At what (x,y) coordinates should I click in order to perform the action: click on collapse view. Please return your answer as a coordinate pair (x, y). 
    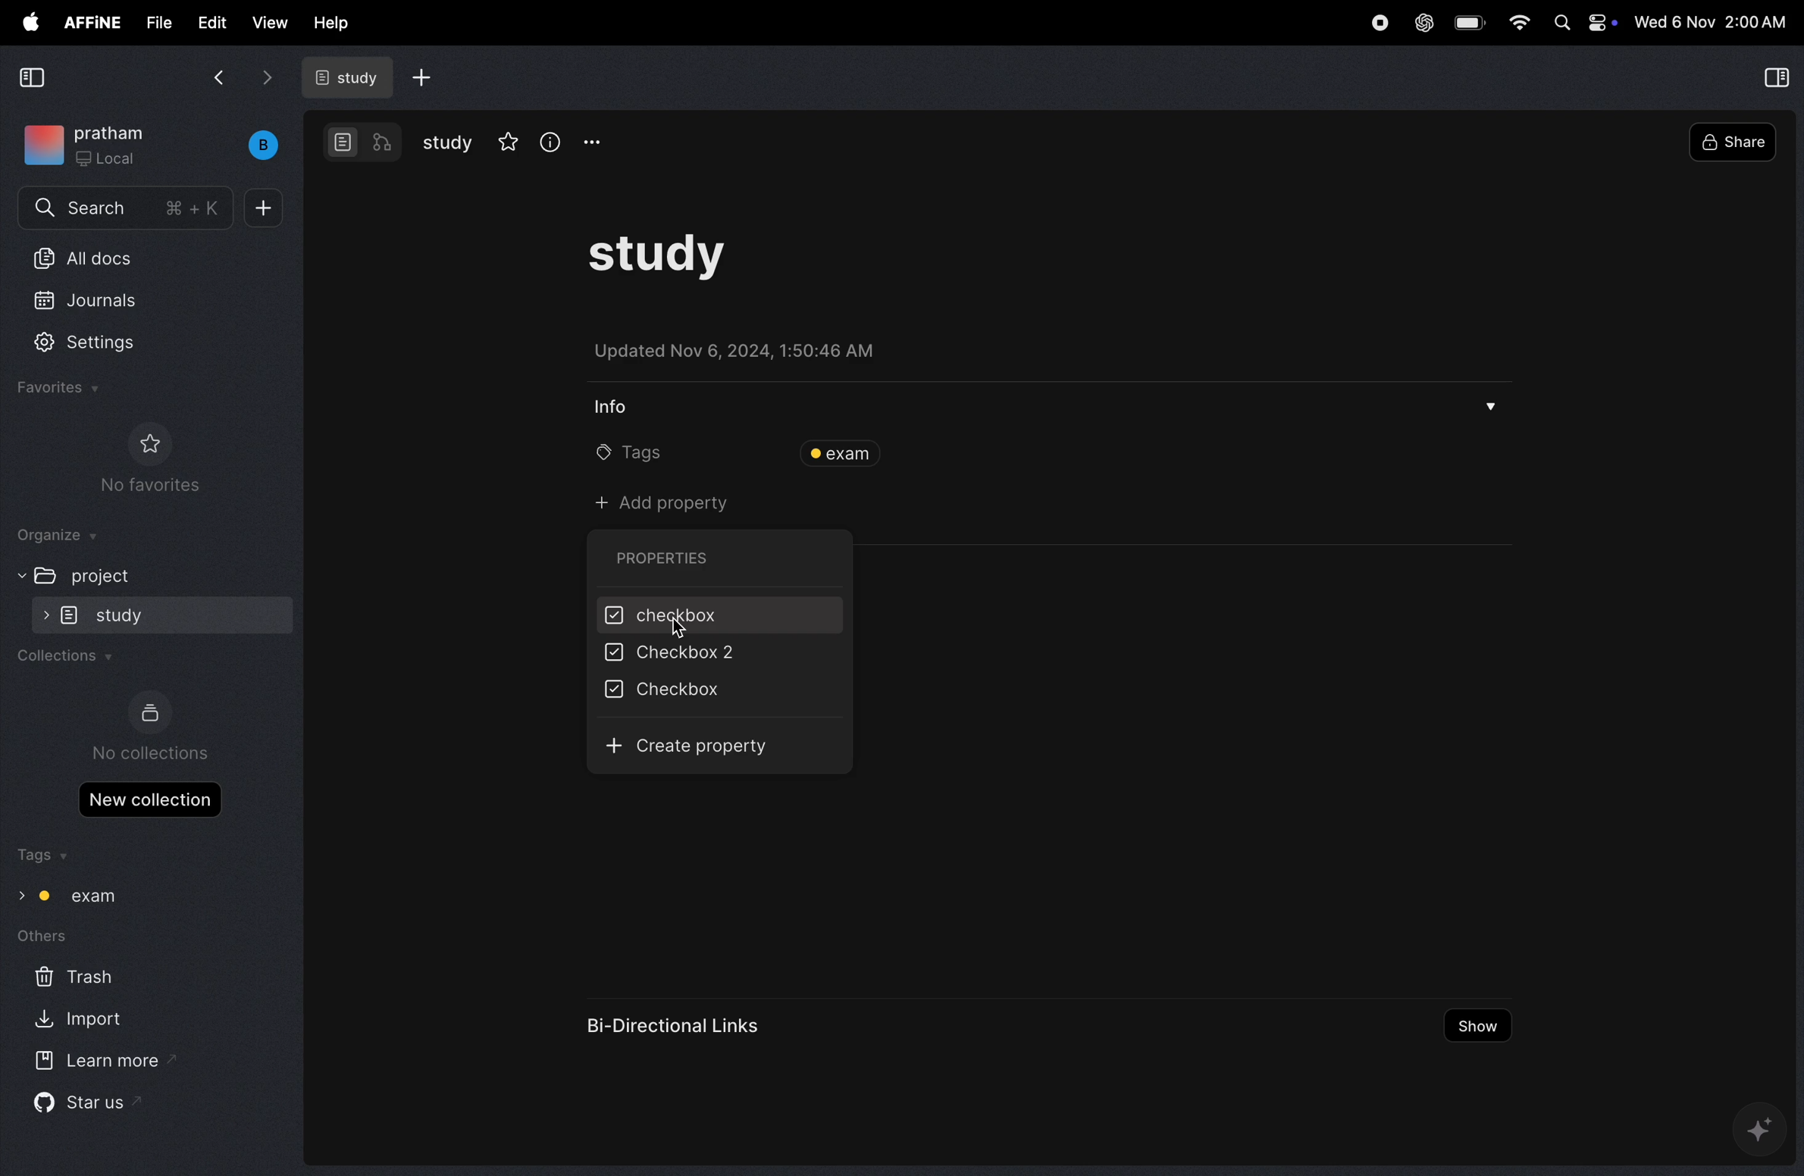
    Looking at the image, I should click on (31, 77).